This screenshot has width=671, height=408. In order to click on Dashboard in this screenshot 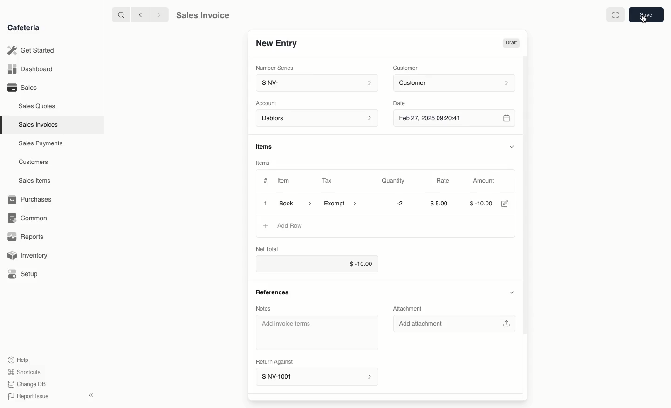, I will do `click(30, 69)`.